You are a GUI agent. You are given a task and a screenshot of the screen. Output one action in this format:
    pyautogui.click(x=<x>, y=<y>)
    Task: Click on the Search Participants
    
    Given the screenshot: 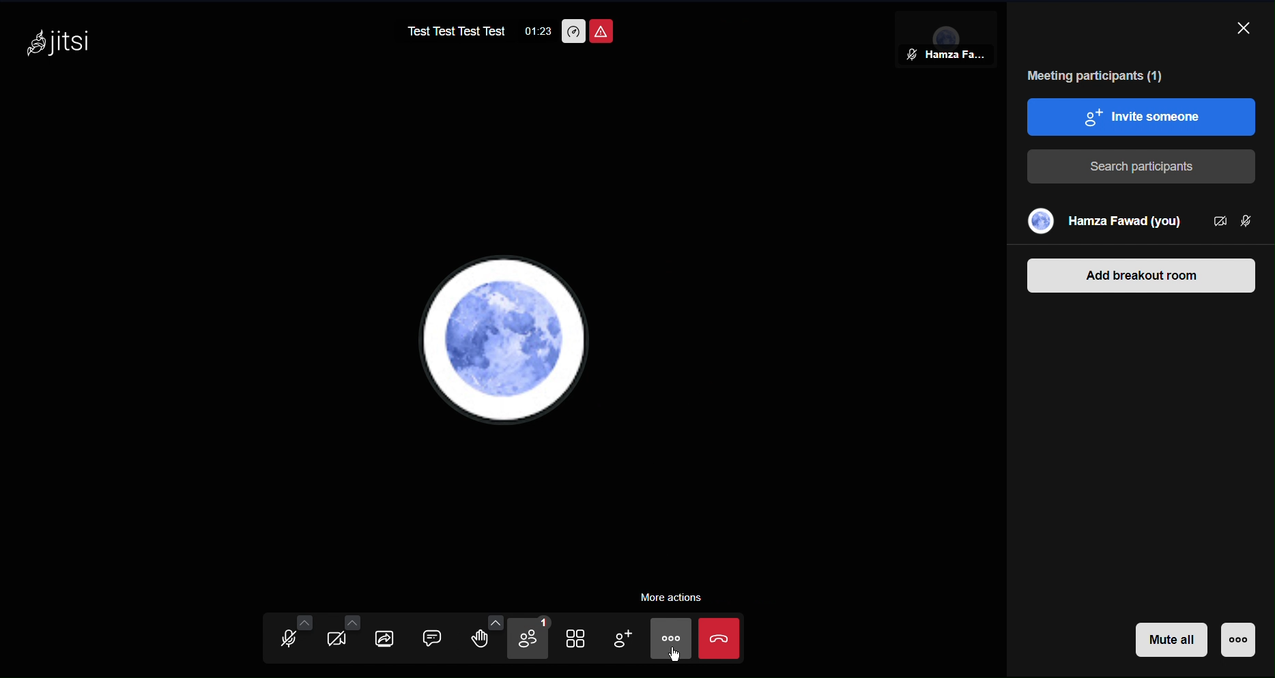 What is the action you would take?
    pyautogui.click(x=1144, y=162)
    